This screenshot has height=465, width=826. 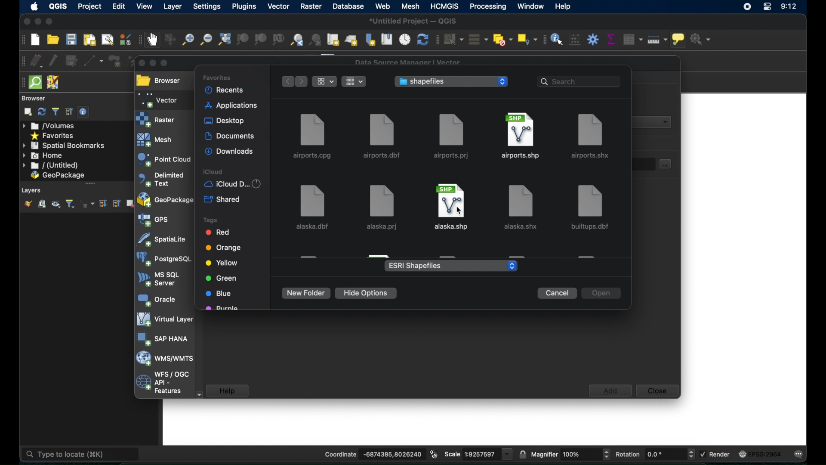 What do you see at coordinates (64, 145) in the screenshot?
I see `spatial bookmarks` at bounding box center [64, 145].